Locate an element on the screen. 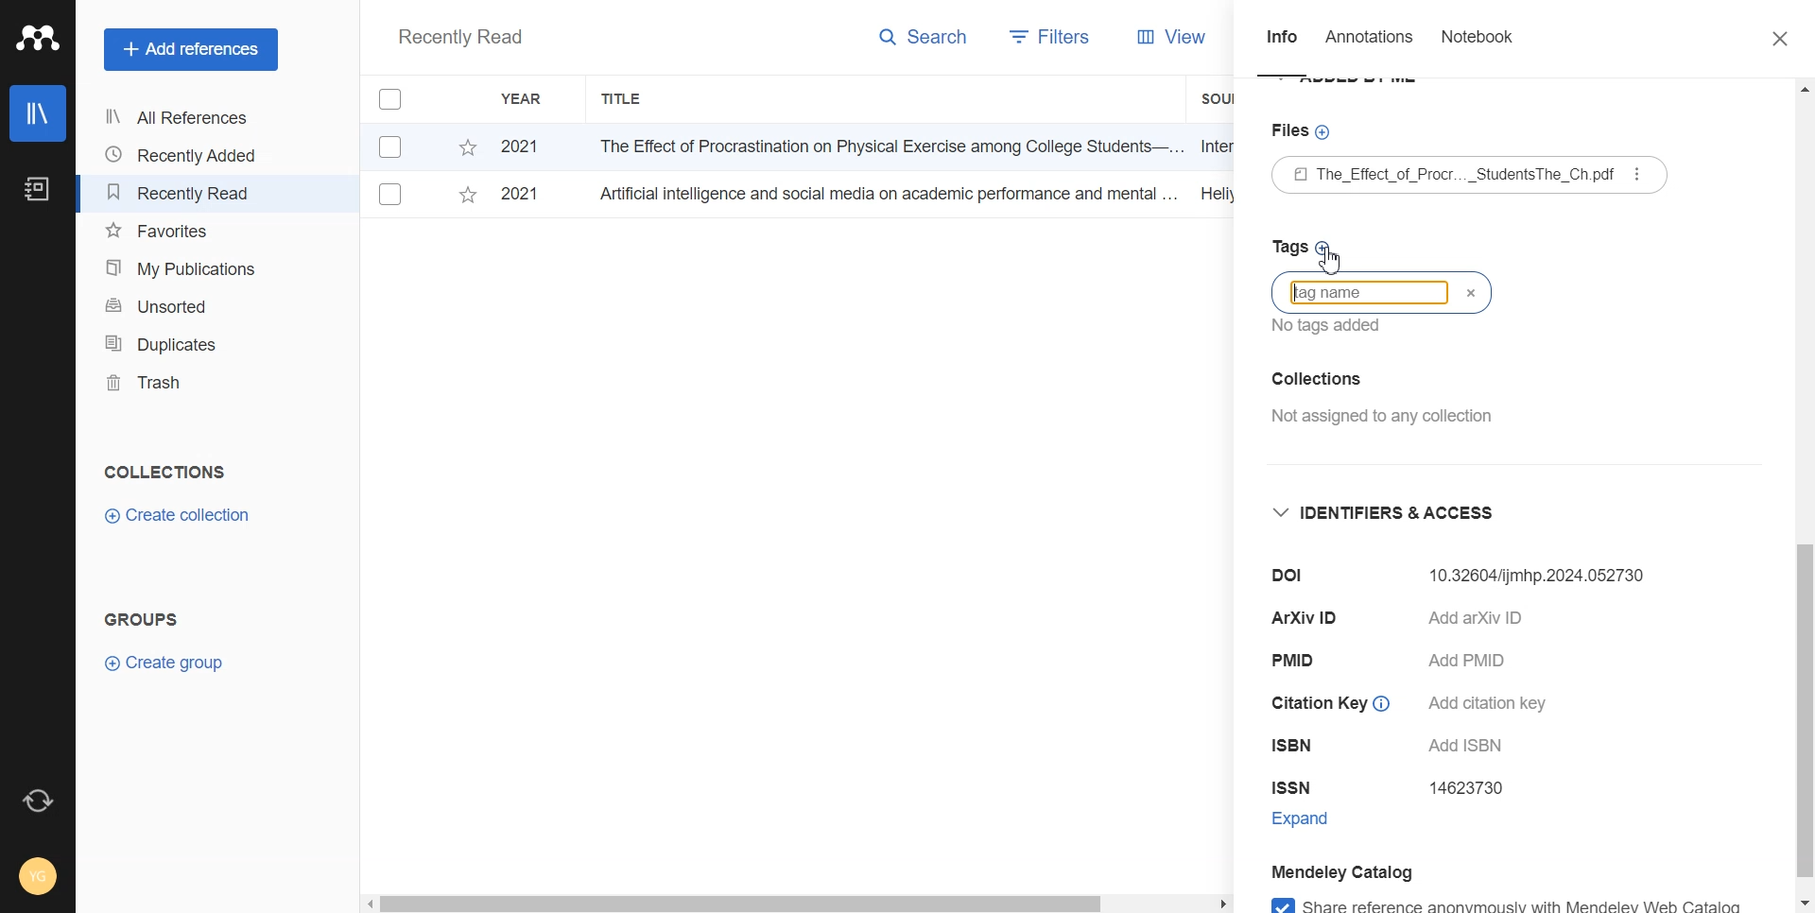 The image size is (1815, 913). Identifier & Access is located at coordinates (1382, 514).